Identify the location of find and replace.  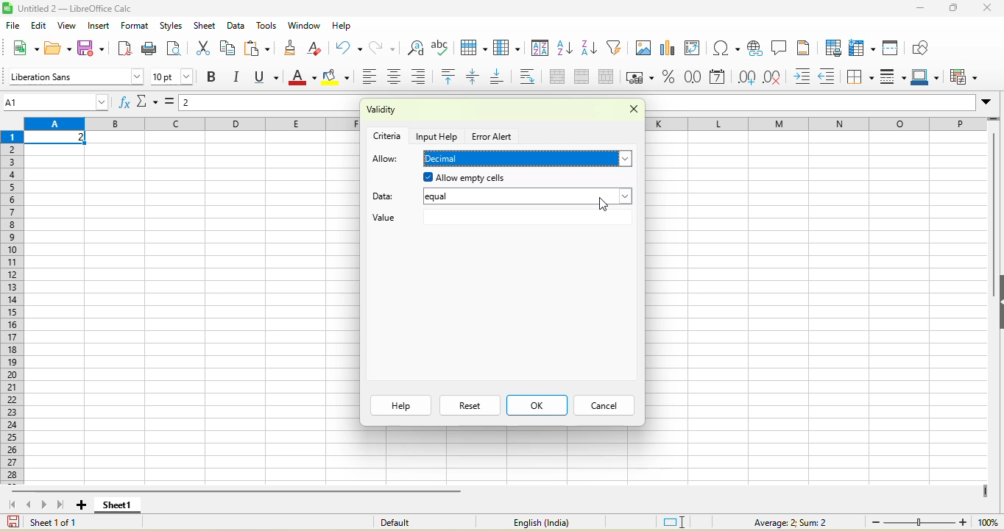
(416, 47).